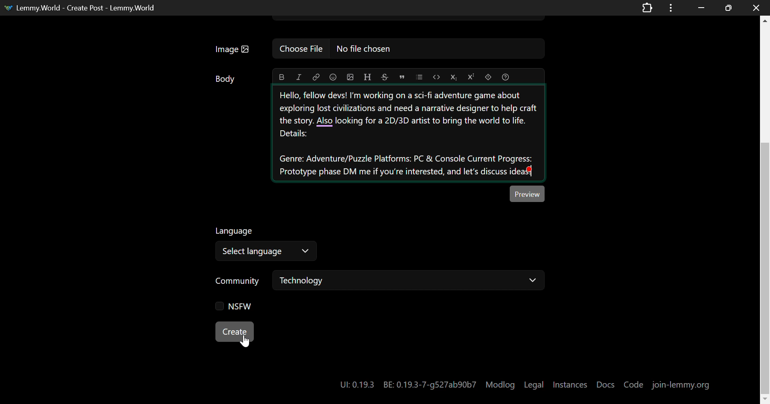 The image size is (770, 404). I want to click on Language, so click(235, 231).